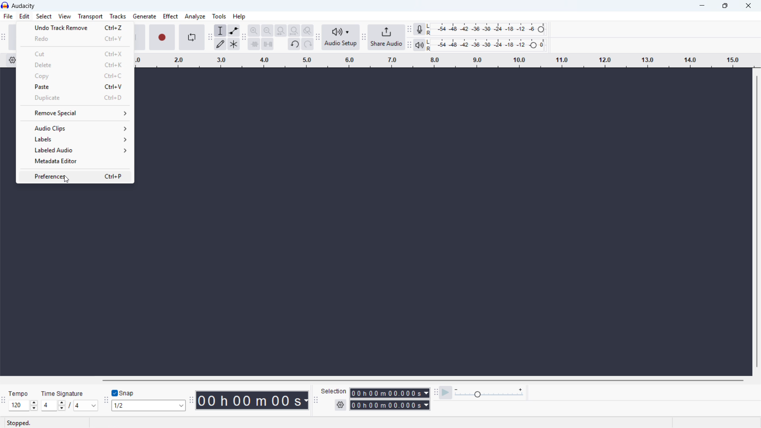 The width and height of the screenshot is (761, 428). I want to click on undo last action, so click(75, 27).